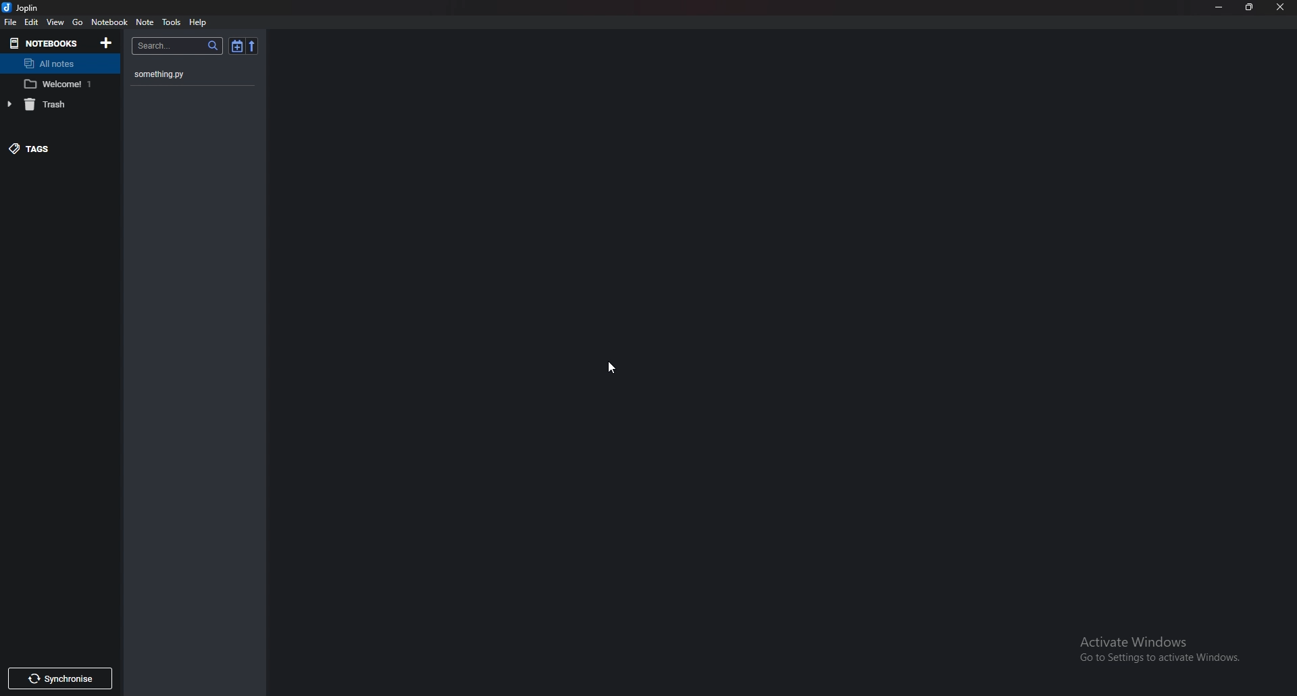 This screenshot has width=1297, height=696. I want to click on welcome 1, so click(61, 84).